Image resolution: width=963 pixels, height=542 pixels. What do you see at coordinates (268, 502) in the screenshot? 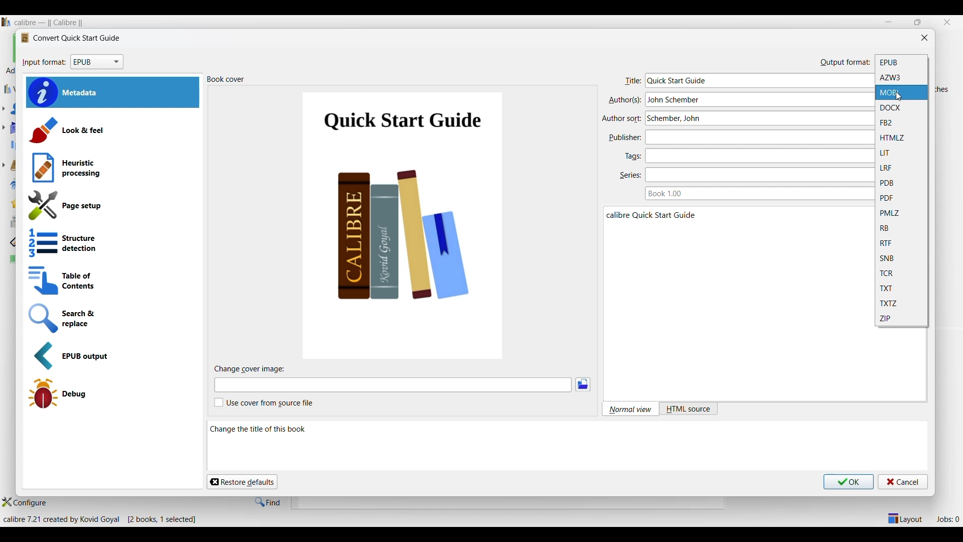
I see `Find` at bounding box center [268, 502].